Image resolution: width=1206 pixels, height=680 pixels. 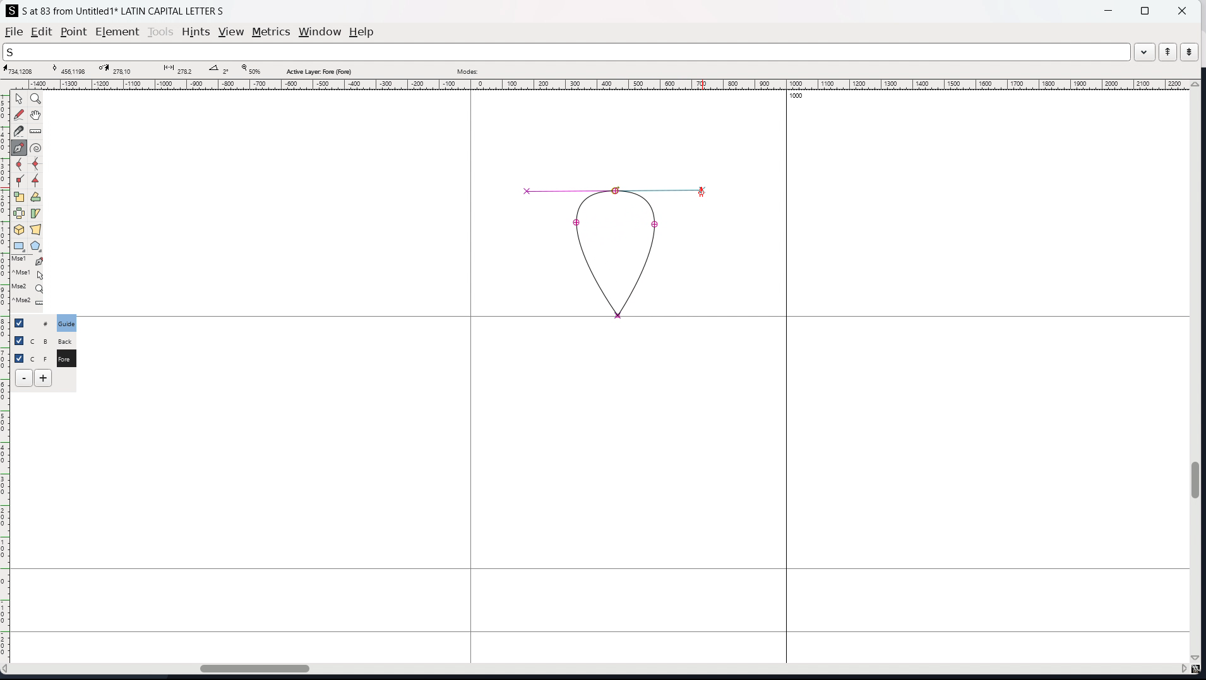 What do you see at coordinates (124, 10) in the screenshot?
I see `S at 83 from Untitled 1 LATIN CAPITAL LETTER S` at bounding box center [124, 10].